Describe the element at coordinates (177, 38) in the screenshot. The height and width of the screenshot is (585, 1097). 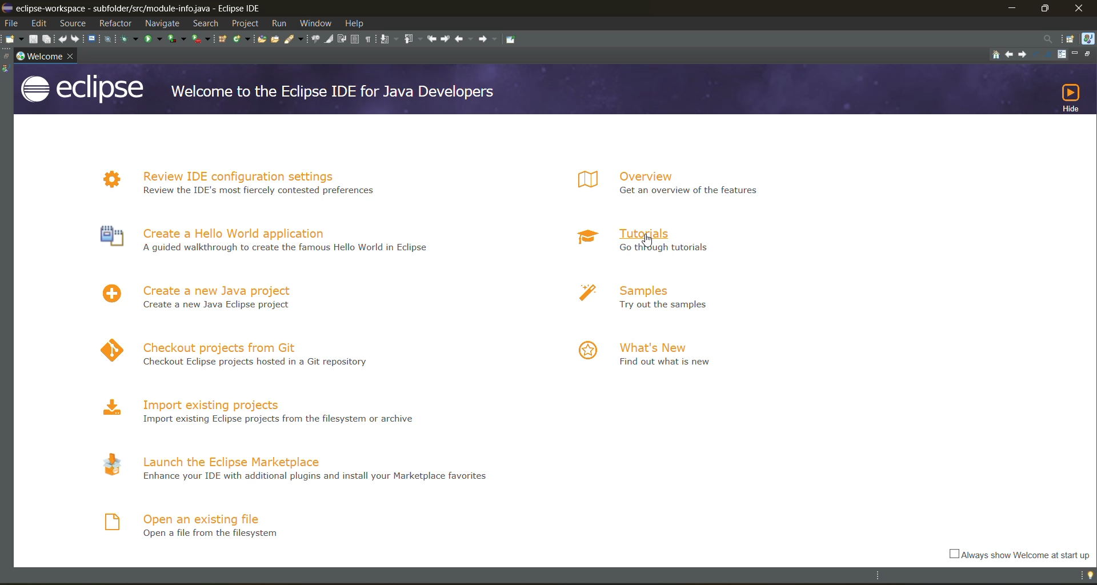
I see `coverage` at that location.